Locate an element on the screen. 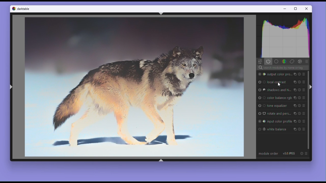 Image resolution: width=326 pixels, height=183 pixels. Multiple instance is located at coordinates (294, 81).